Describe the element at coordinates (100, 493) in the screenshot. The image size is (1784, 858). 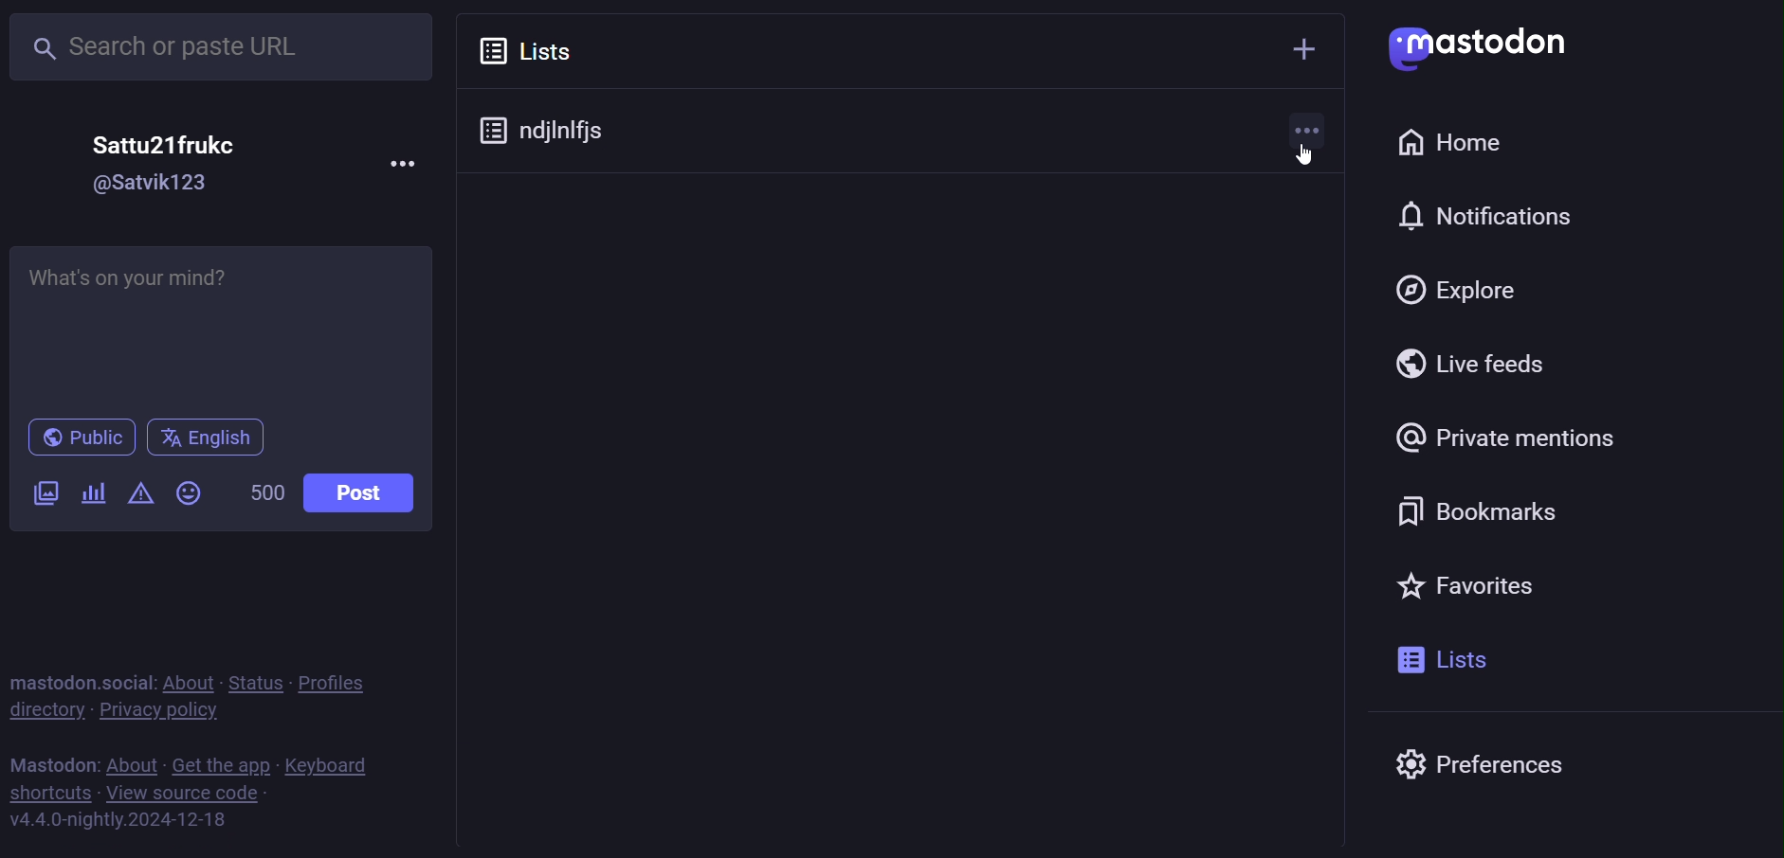
I see `poll` at that location.